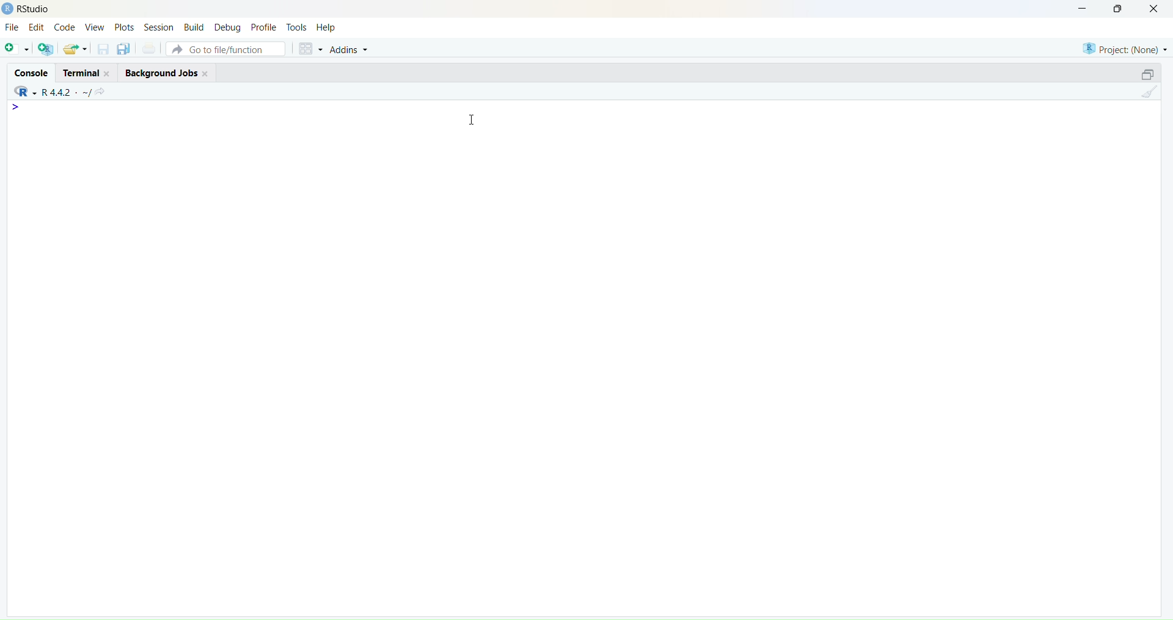 This screenshot has width=1173, height=620. Describe the element at coordinates (31, 7) in the screenshot. I see `) RStudio` at that location.